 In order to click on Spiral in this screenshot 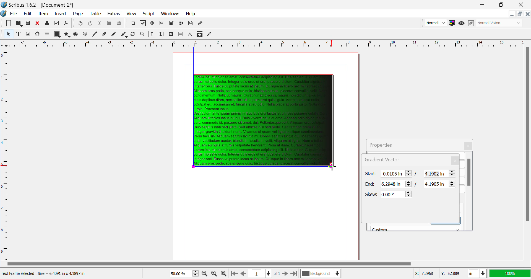, I will do `click(85, 34)`.